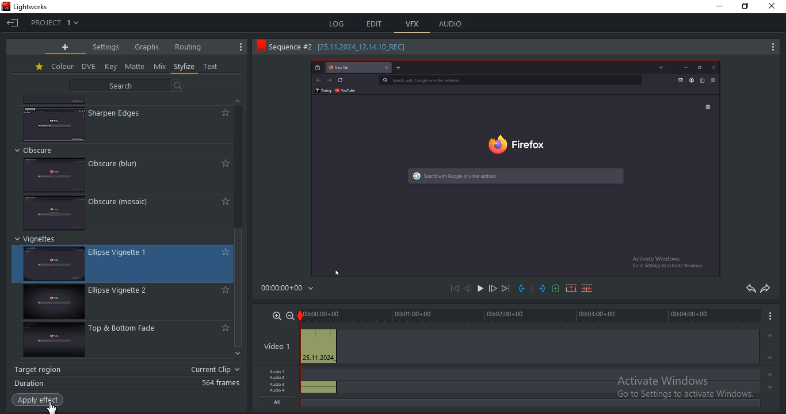 This screenshot has width=786, height=414. What do you see at coordinates (136, 66) in the screenshot?
I see `matte` at bounding box center [136, 66].